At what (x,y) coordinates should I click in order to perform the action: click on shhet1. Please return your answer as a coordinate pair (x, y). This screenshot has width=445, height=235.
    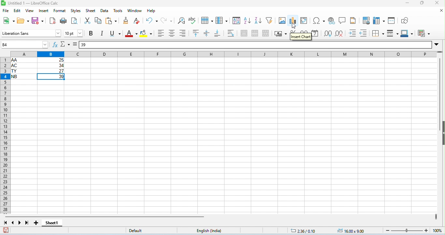
    Looking at the image, I should click on (52, 224).